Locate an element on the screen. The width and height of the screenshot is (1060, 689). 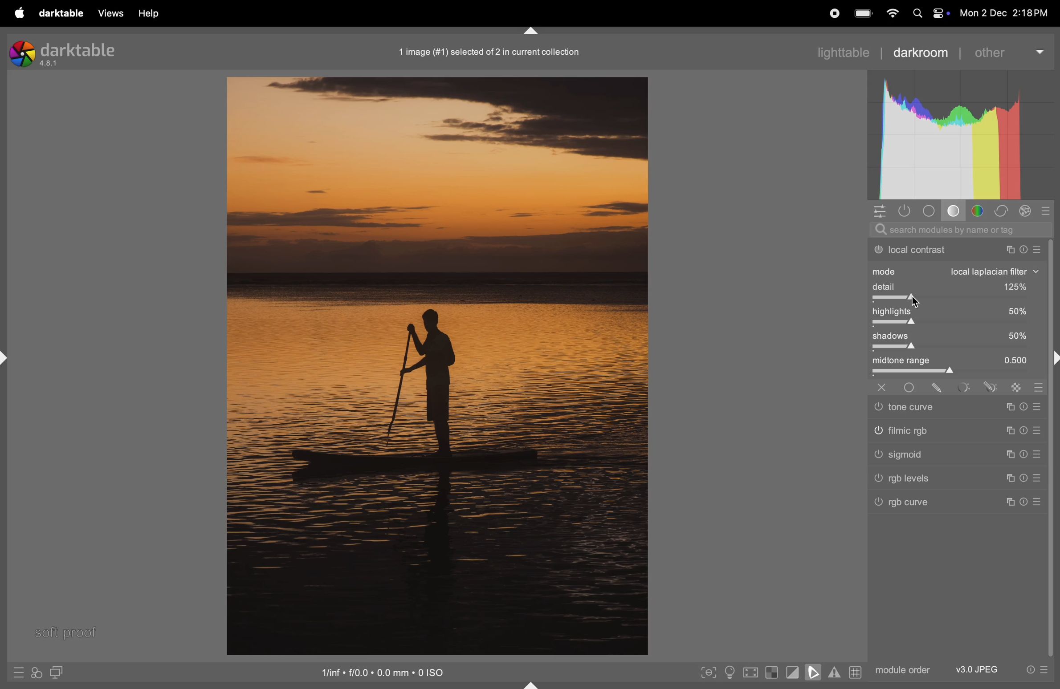
darkroom is located at coordinates (921, 52).